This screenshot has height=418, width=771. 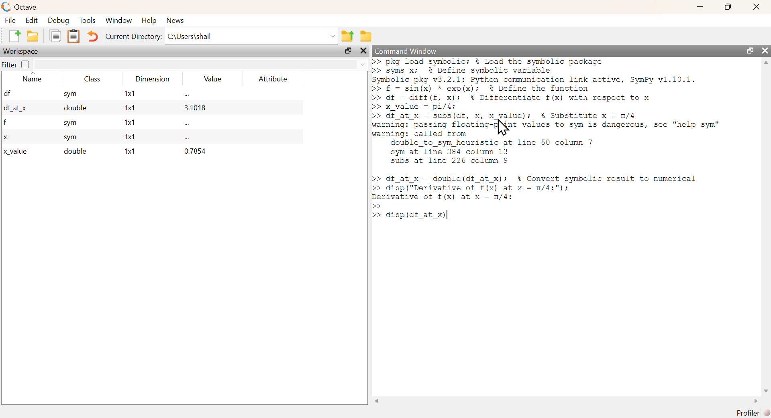 I want to click on close, so click(x=765, y=50).